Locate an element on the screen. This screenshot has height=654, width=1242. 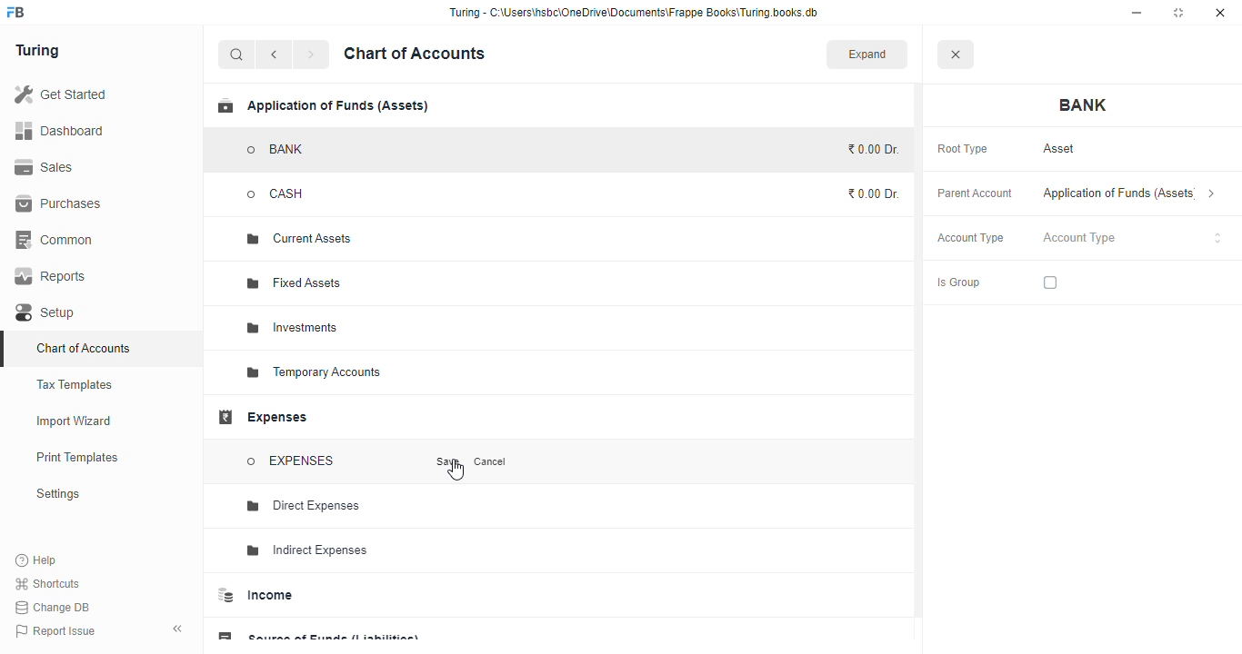
cursor is located at coordinates (456, 470).